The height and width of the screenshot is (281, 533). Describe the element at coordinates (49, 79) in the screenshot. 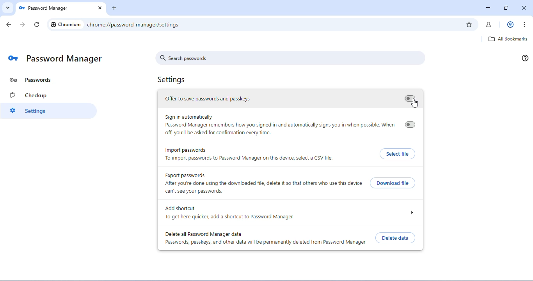

I see `password` at that location.